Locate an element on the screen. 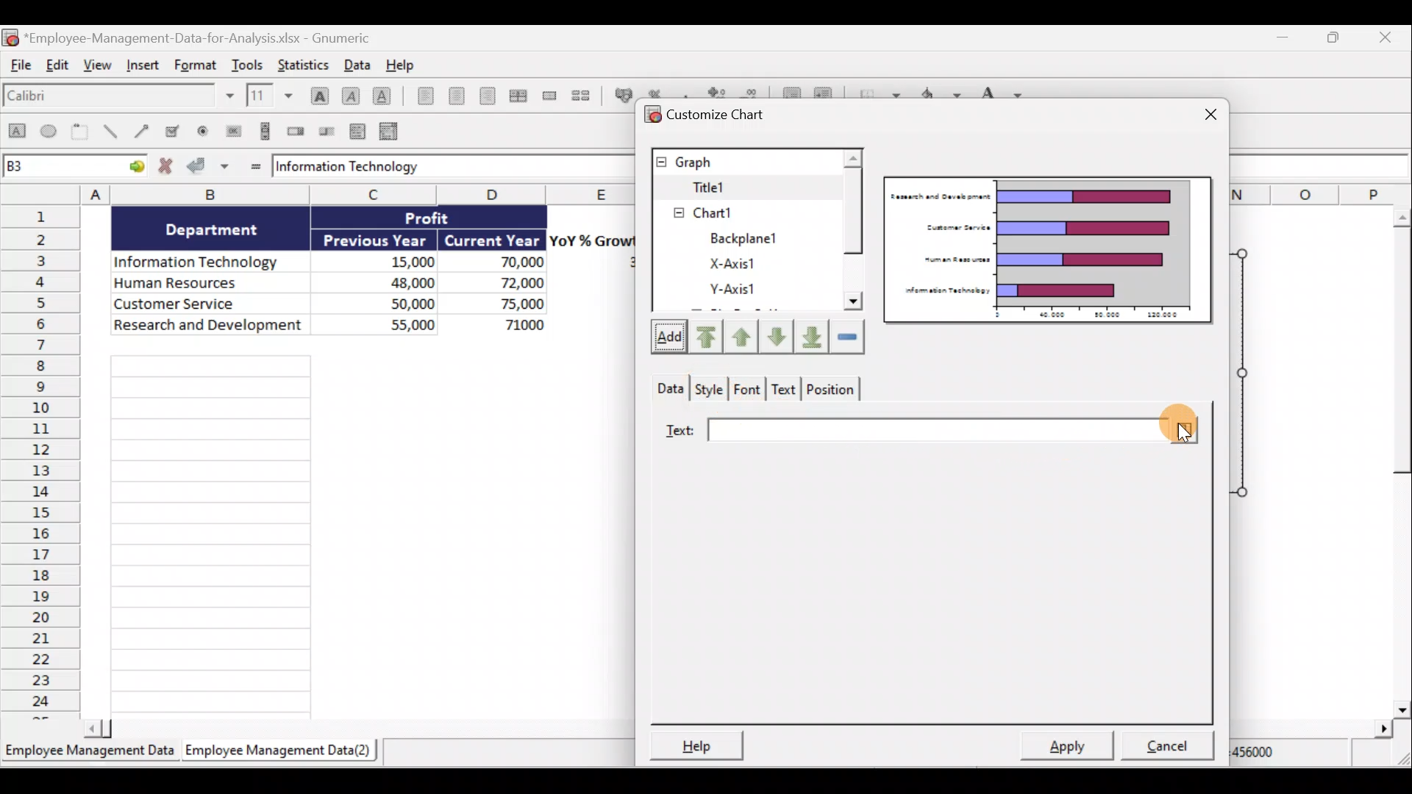 This screenshot has height=794, width=1412. Enter formula is located at coordinates (253, 166).